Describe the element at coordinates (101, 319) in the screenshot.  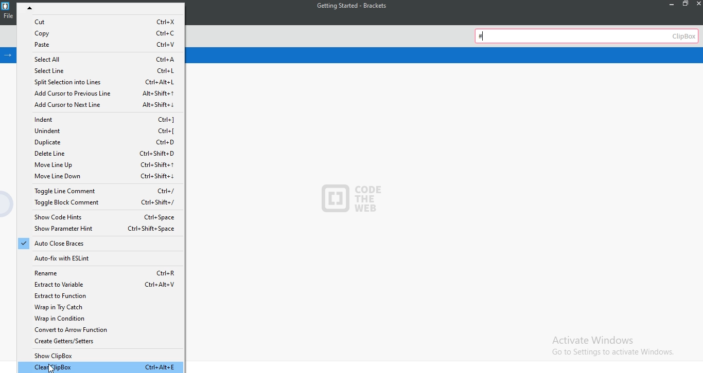
I see `Wrap in Condition` at that location.